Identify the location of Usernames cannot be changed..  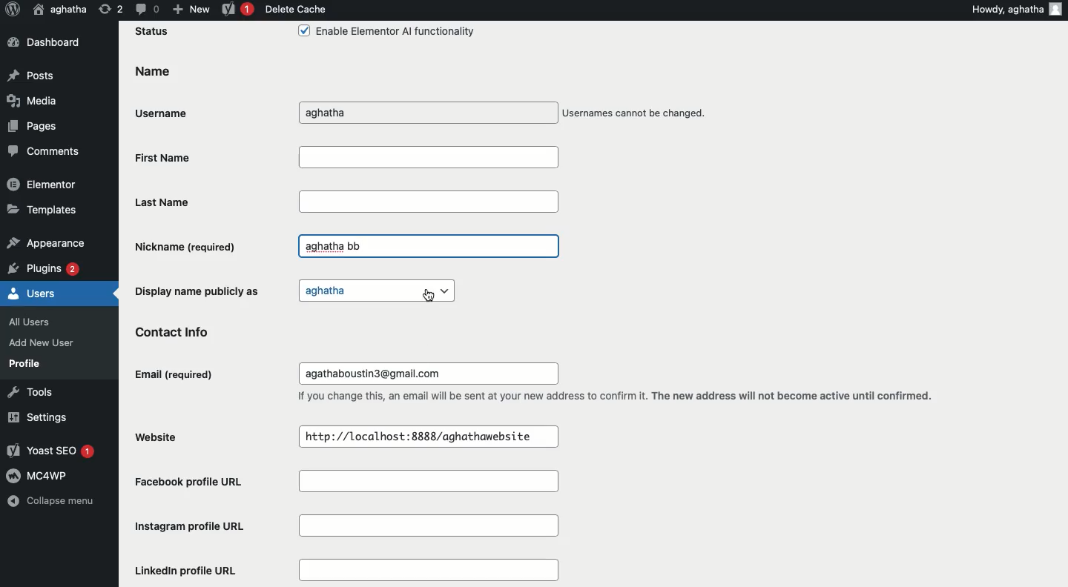
(636, 114).